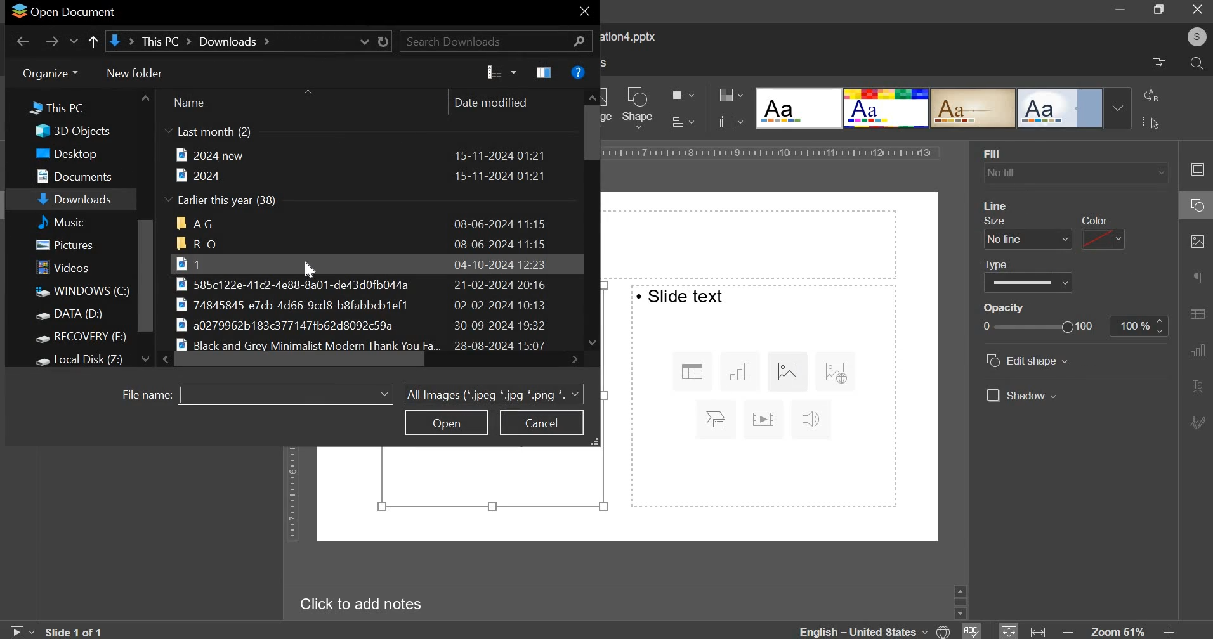  I want to click on d drive, so click(77, 316).